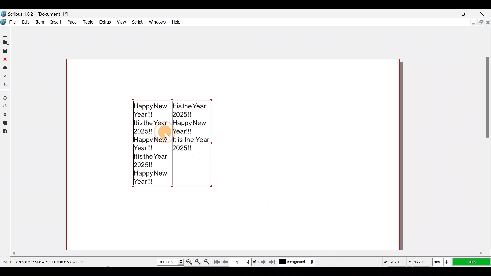  Describe the element at coordinates (6, 77) in the screenshot. I see `Preflight verifier` at that location.